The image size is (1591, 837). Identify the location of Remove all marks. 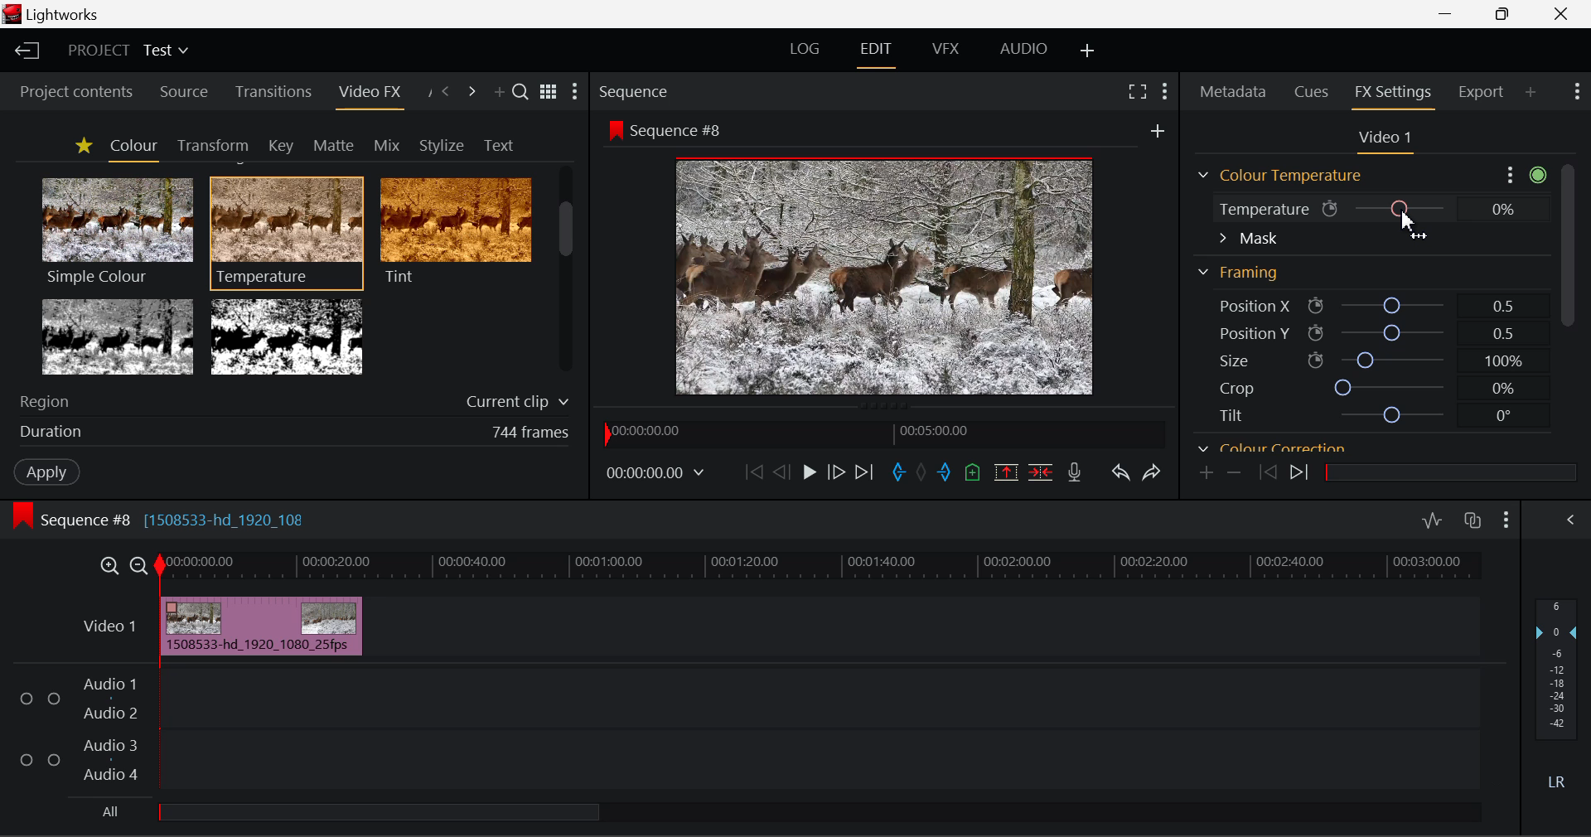
(921, 474).